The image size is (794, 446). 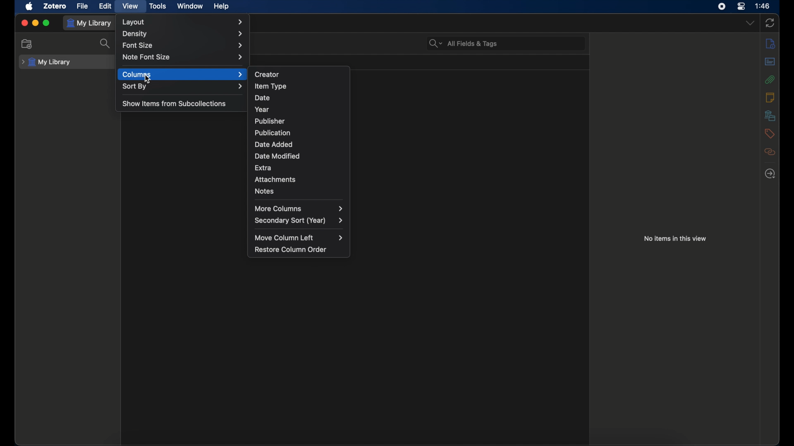 What do you see at coordinates (35, 23) in the screenshot?
I see `minimize` at bounding box center [35, 23].